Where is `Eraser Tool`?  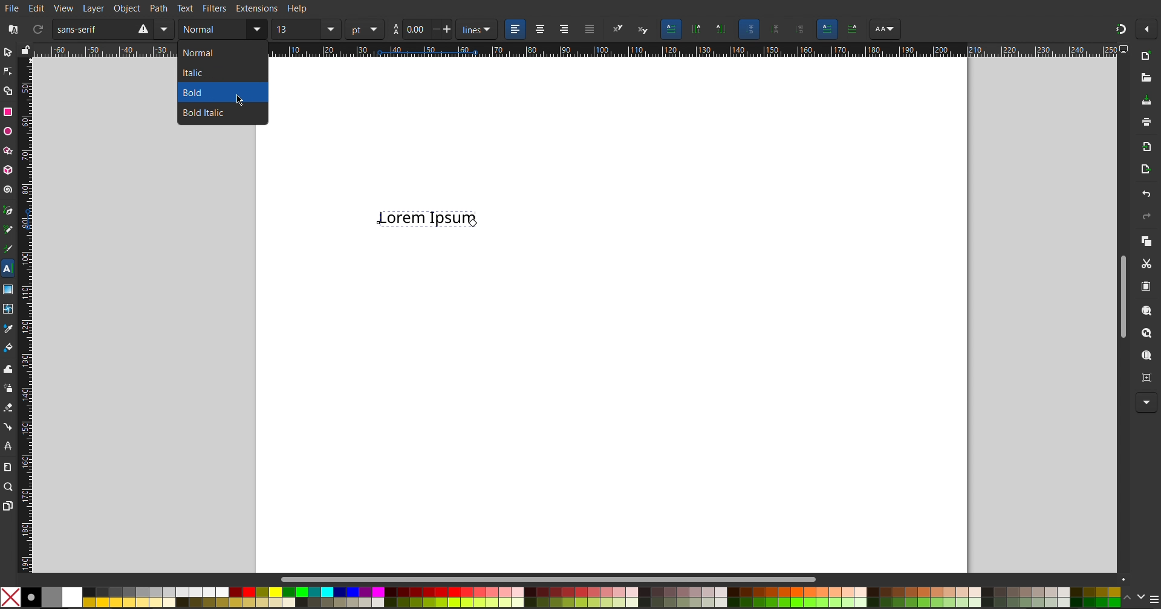 Eraser Tool is located at coordinates (8, 407).